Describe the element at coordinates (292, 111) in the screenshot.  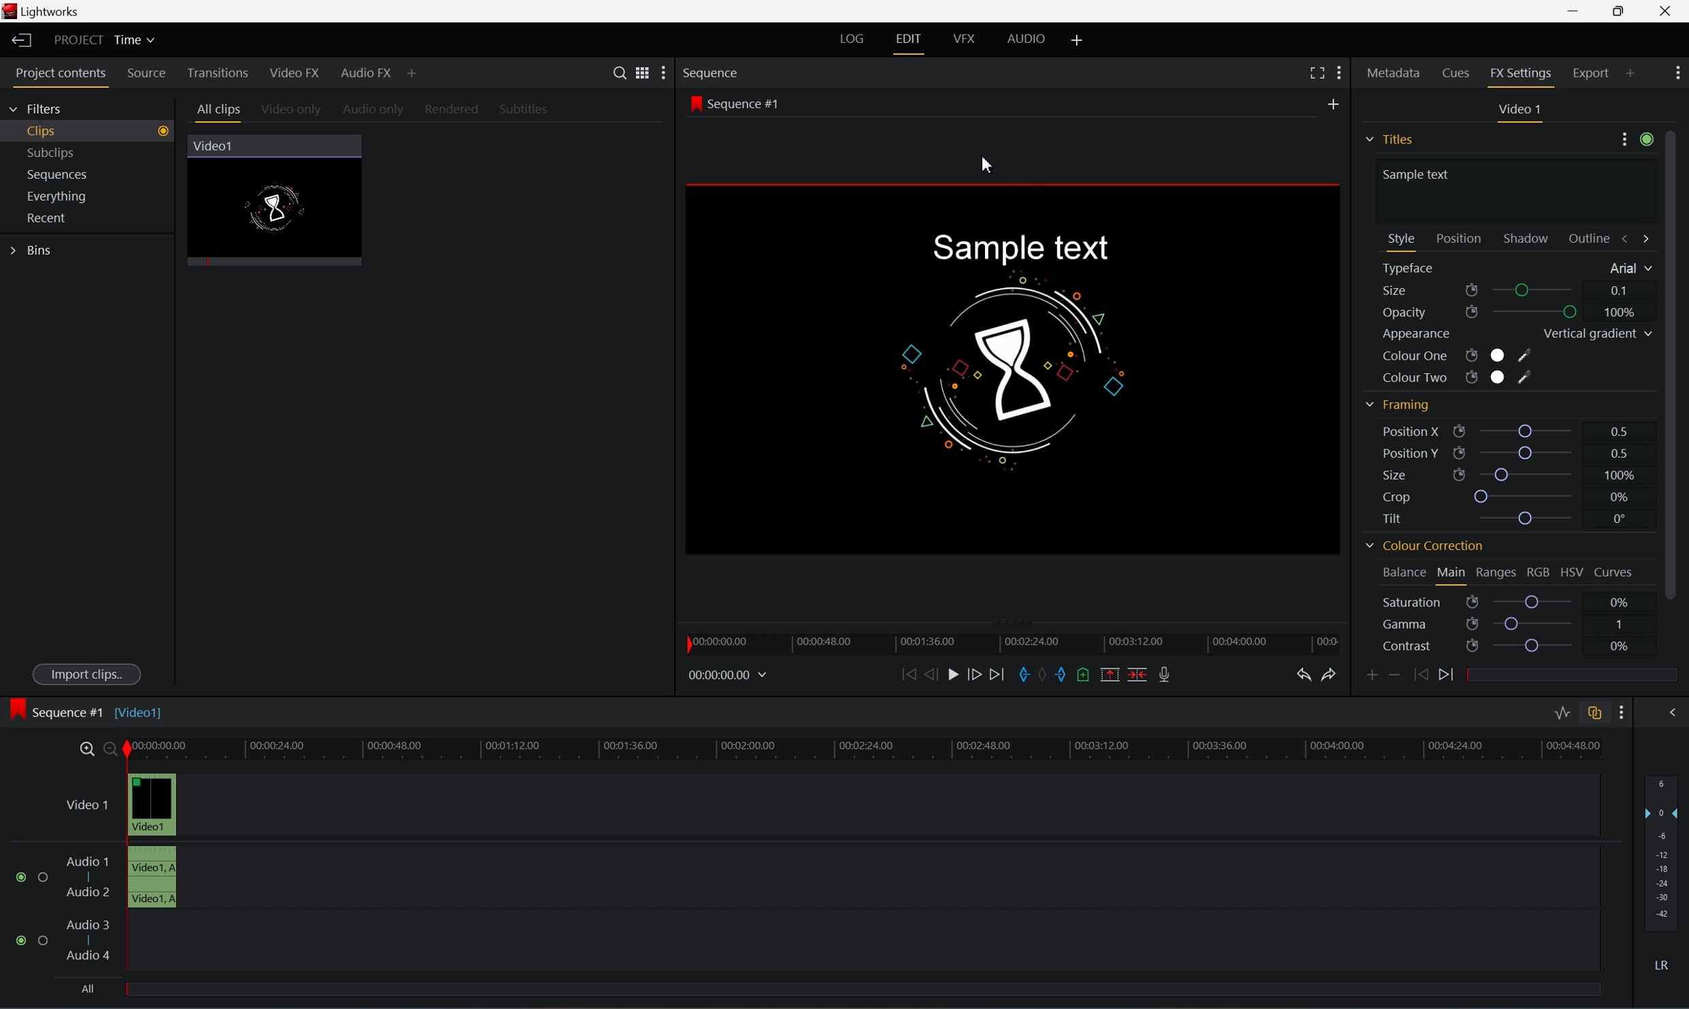
I see `video only` at that location.